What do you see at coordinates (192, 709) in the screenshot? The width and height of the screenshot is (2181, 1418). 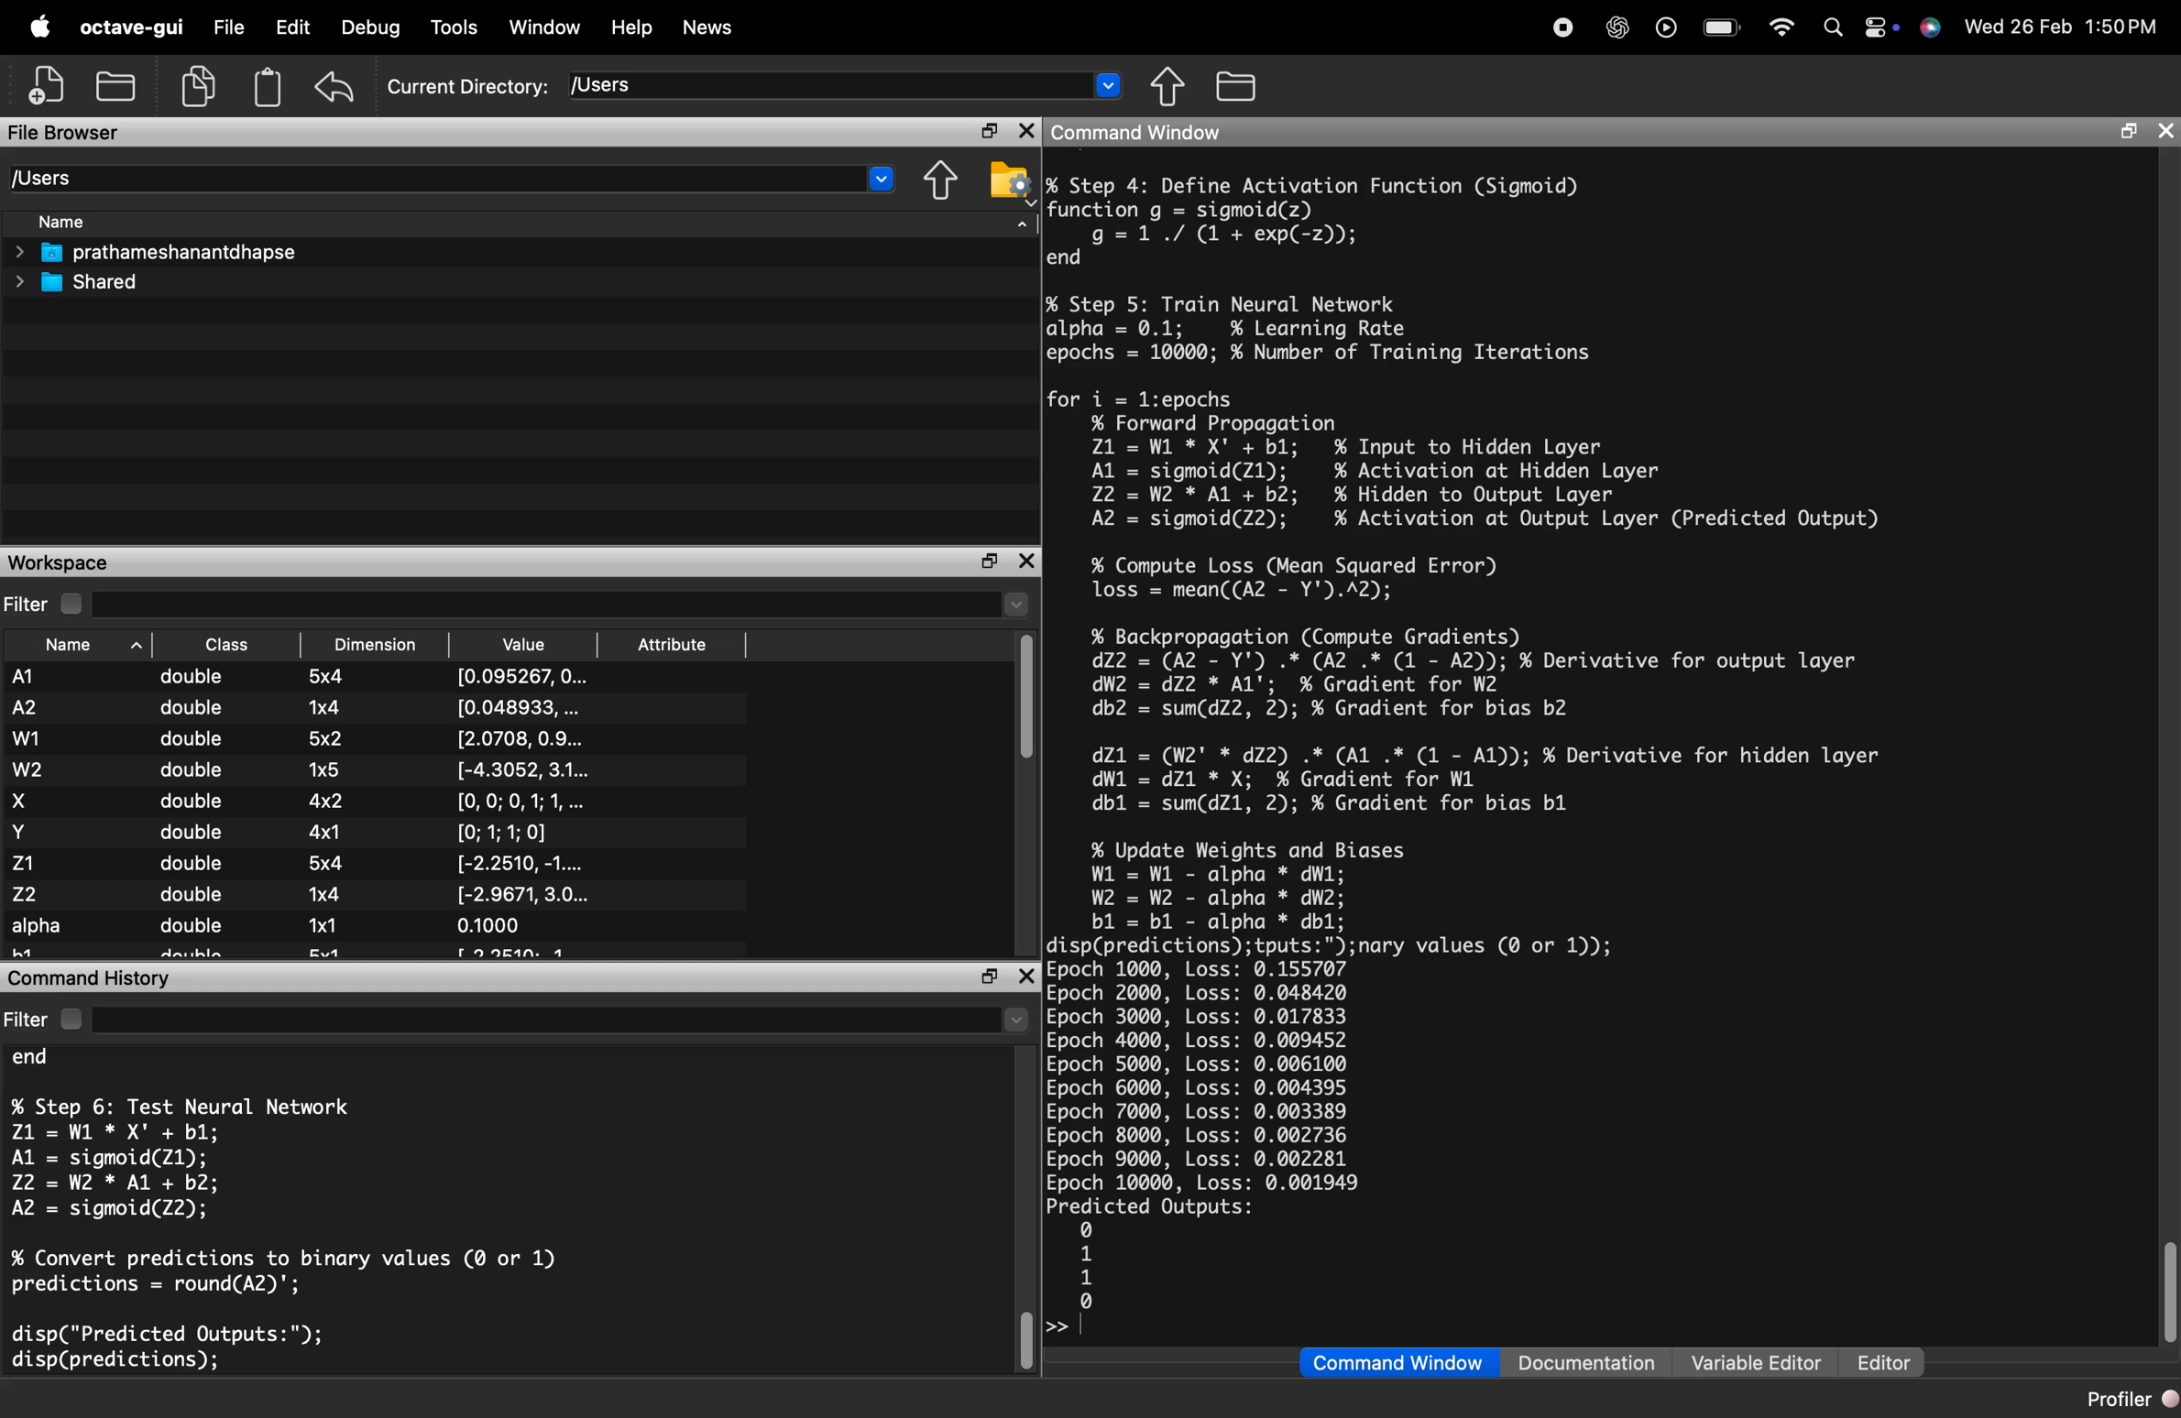 I see `double` at bounding box center [192, 709].